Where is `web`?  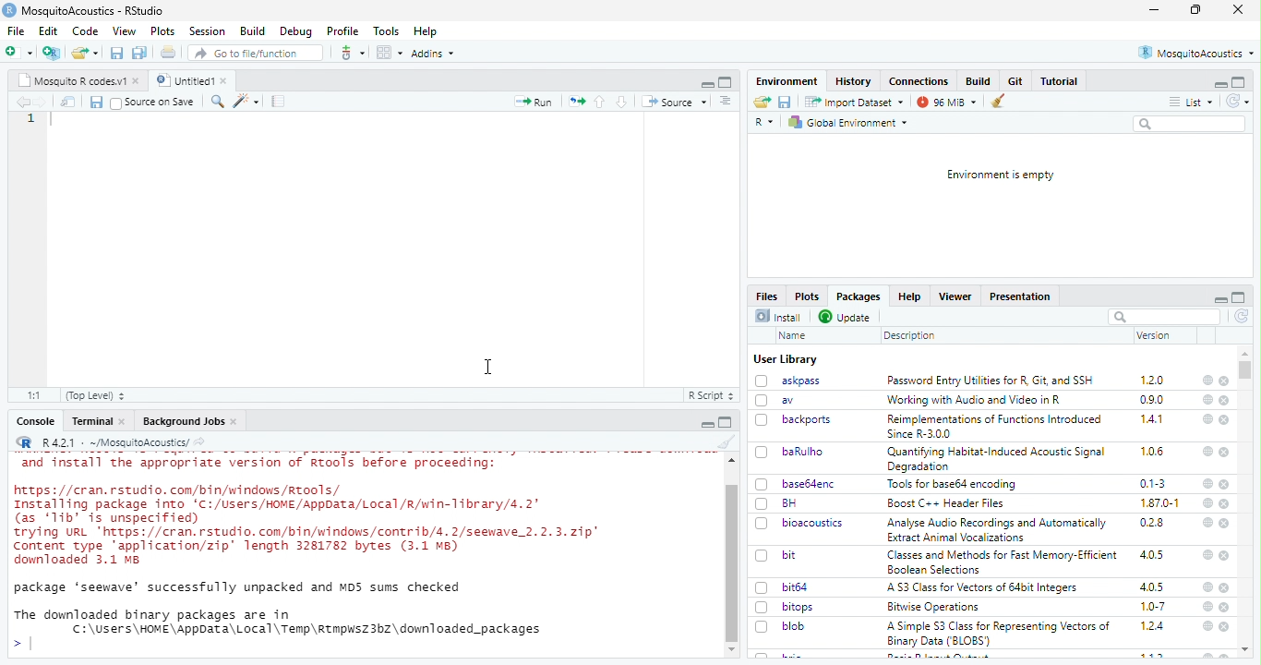
web is located at coordinates (1209, 400).